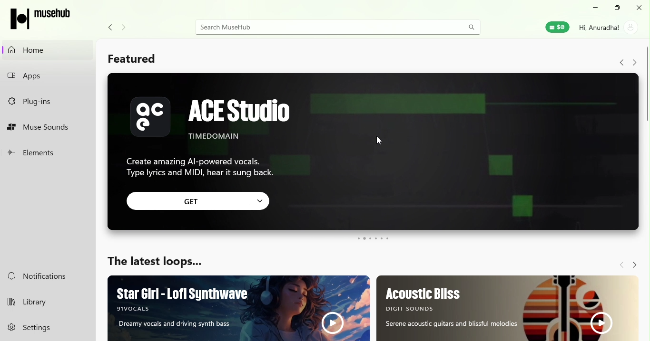  I want to click on maximize, so click(618, 8).